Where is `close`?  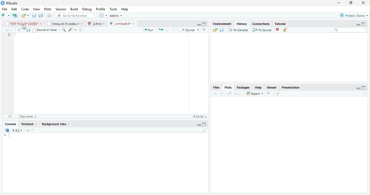 close is located at coordinates (134, 24).